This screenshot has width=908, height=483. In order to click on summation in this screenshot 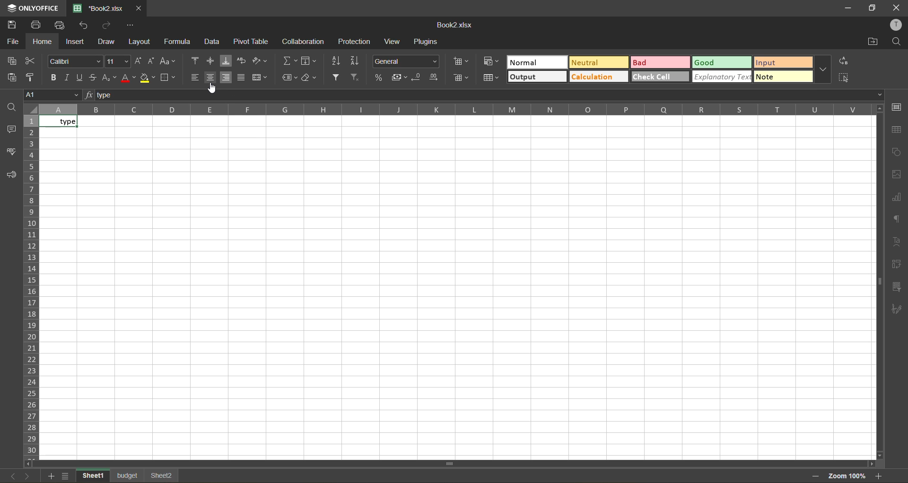, I will do `click(290, 60)`.